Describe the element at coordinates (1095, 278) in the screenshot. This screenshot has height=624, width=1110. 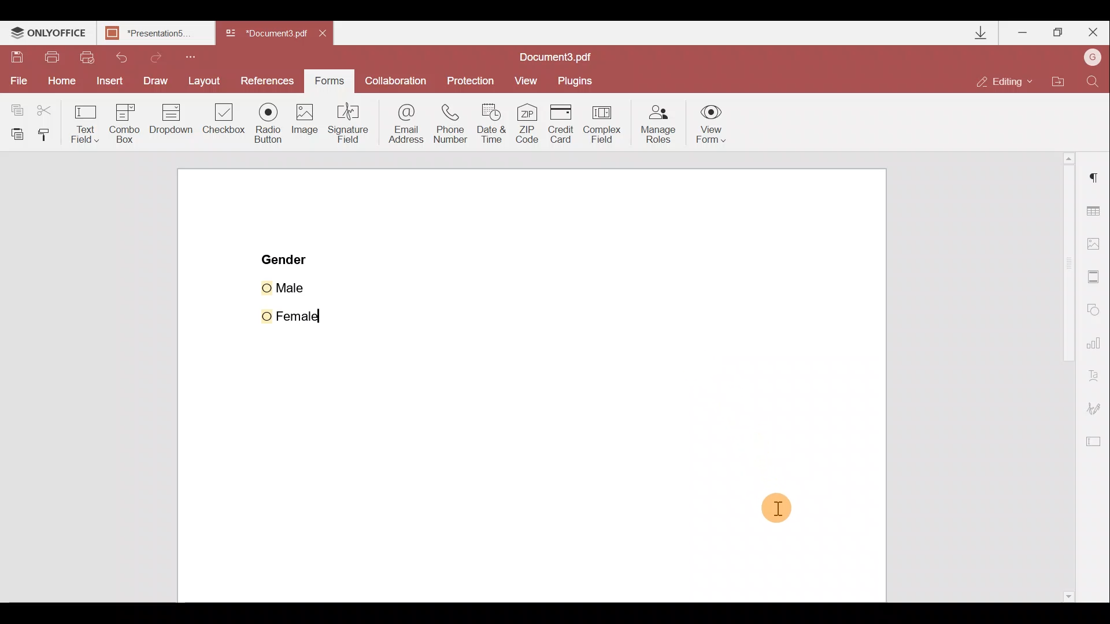
I see `Headers & footers settings` at that location.